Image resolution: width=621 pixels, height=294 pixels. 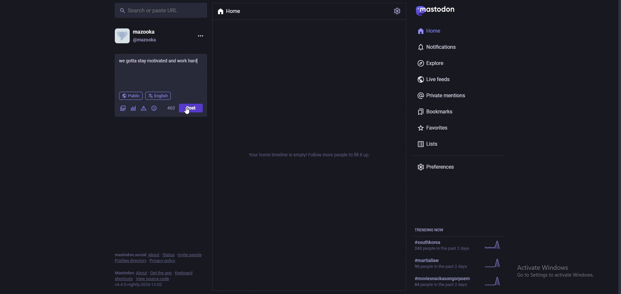 What do you see at coordinates (159, 61) in the screenshot?
I see `motivation` at bounding box center [159, 61].